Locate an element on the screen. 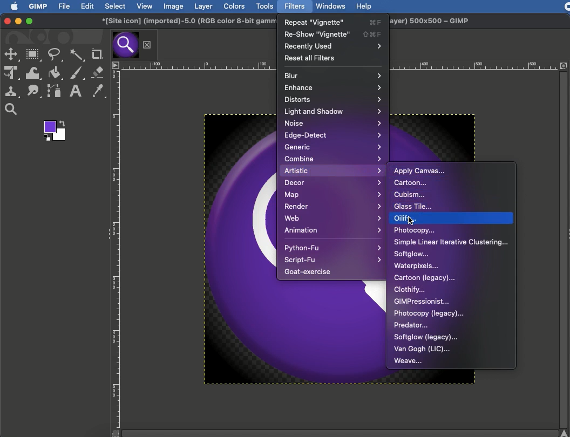 Image resolution: width=570 pixels, height=437 pixels. Paint is located at coordinates (78, 73).